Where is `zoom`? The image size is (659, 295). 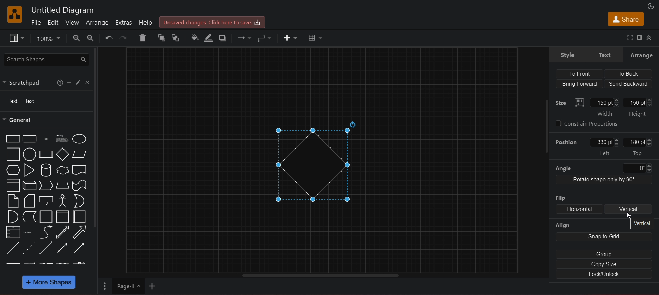 zoom is located at coordinates (48, 38).